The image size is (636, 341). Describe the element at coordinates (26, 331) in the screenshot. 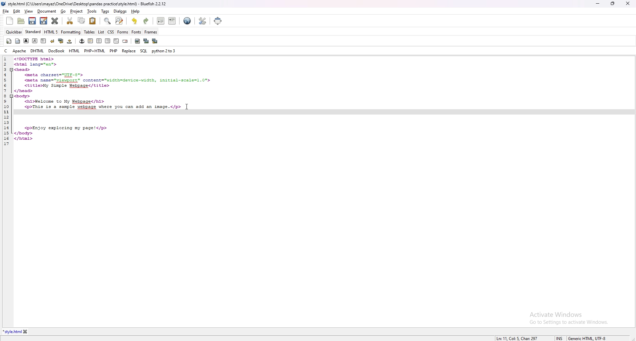

I see `close tab` at that location.